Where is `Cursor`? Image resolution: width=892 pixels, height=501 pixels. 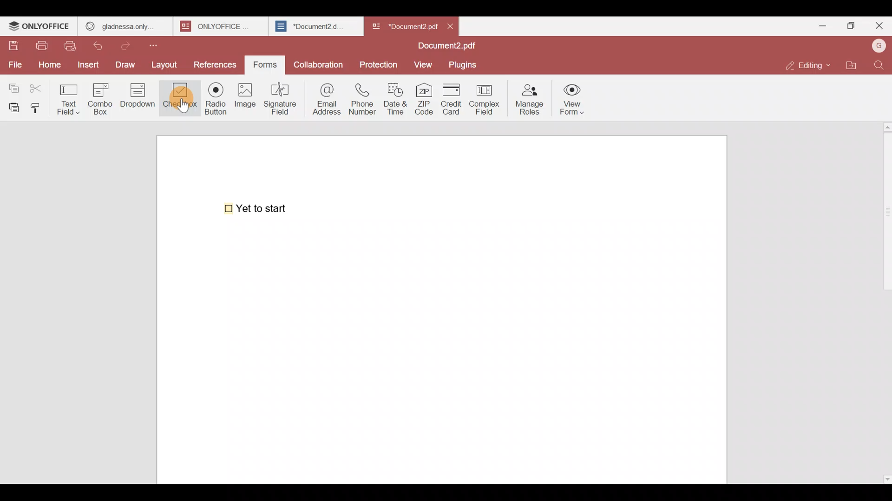
Cursor is located at coordinates (180, 105).